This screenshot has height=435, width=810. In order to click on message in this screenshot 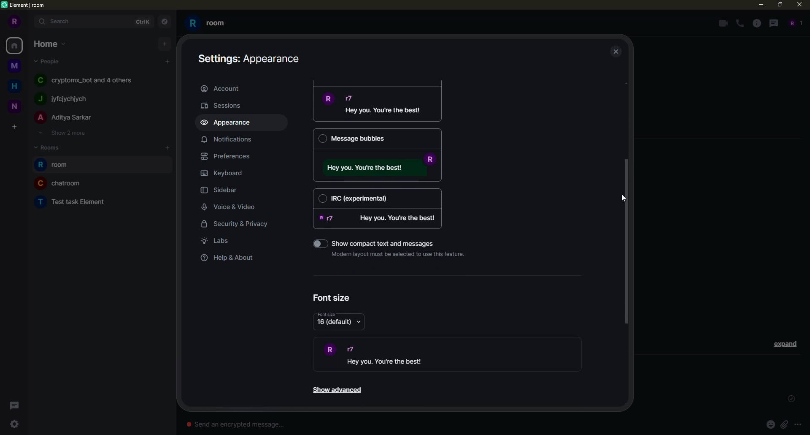, I will do `click(380, 217)`.